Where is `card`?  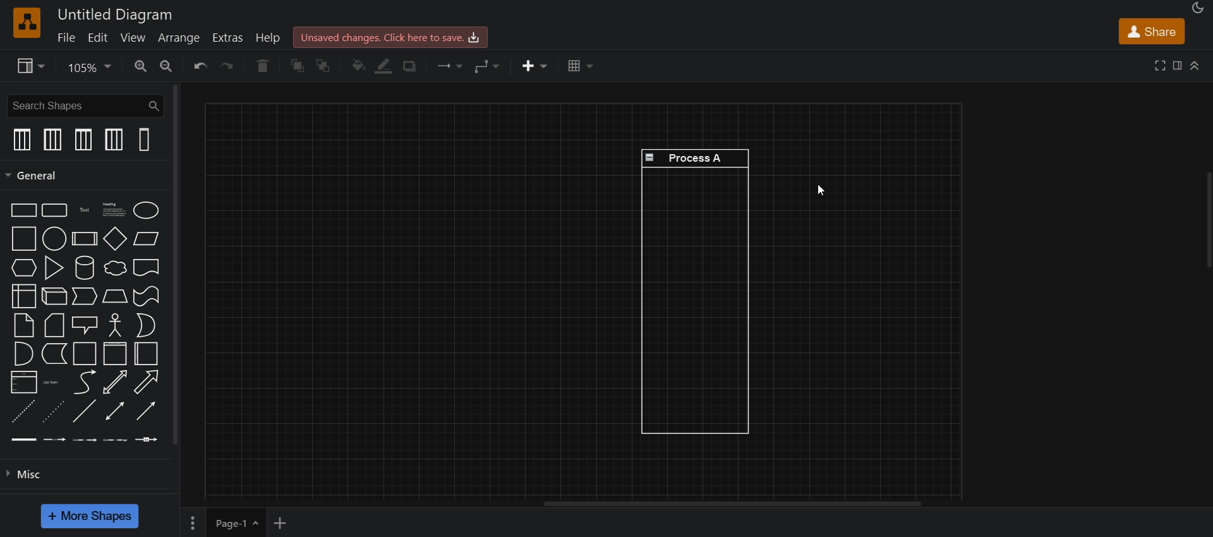
card is located at coordinates (53, 326).